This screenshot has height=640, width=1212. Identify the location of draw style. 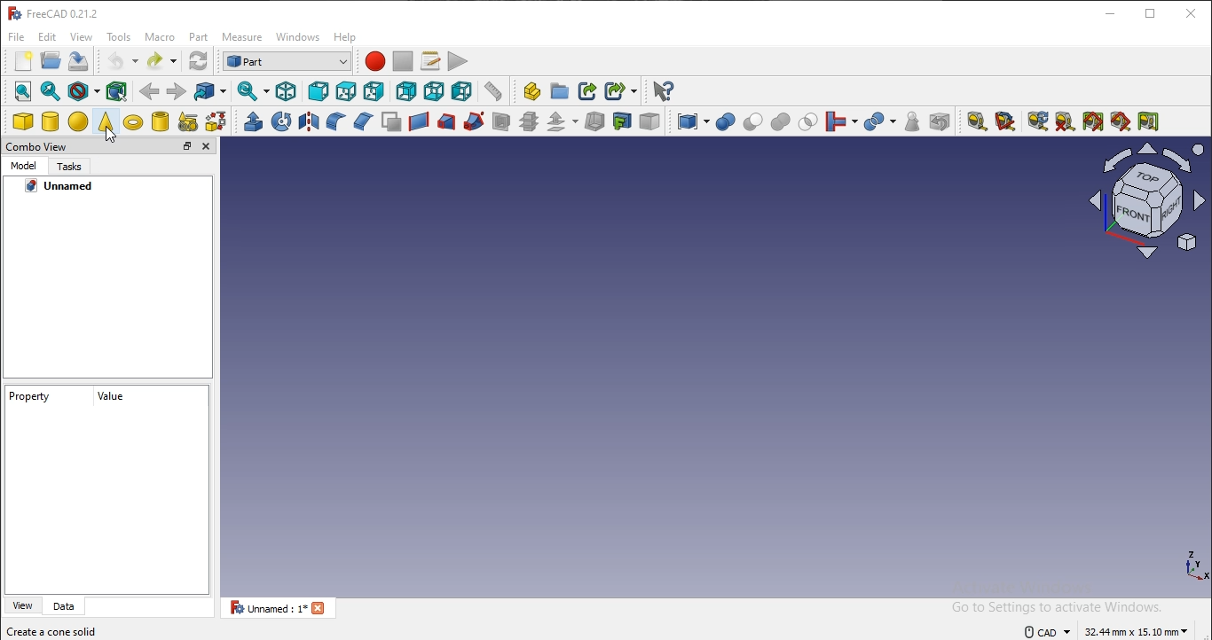
(83, 91).